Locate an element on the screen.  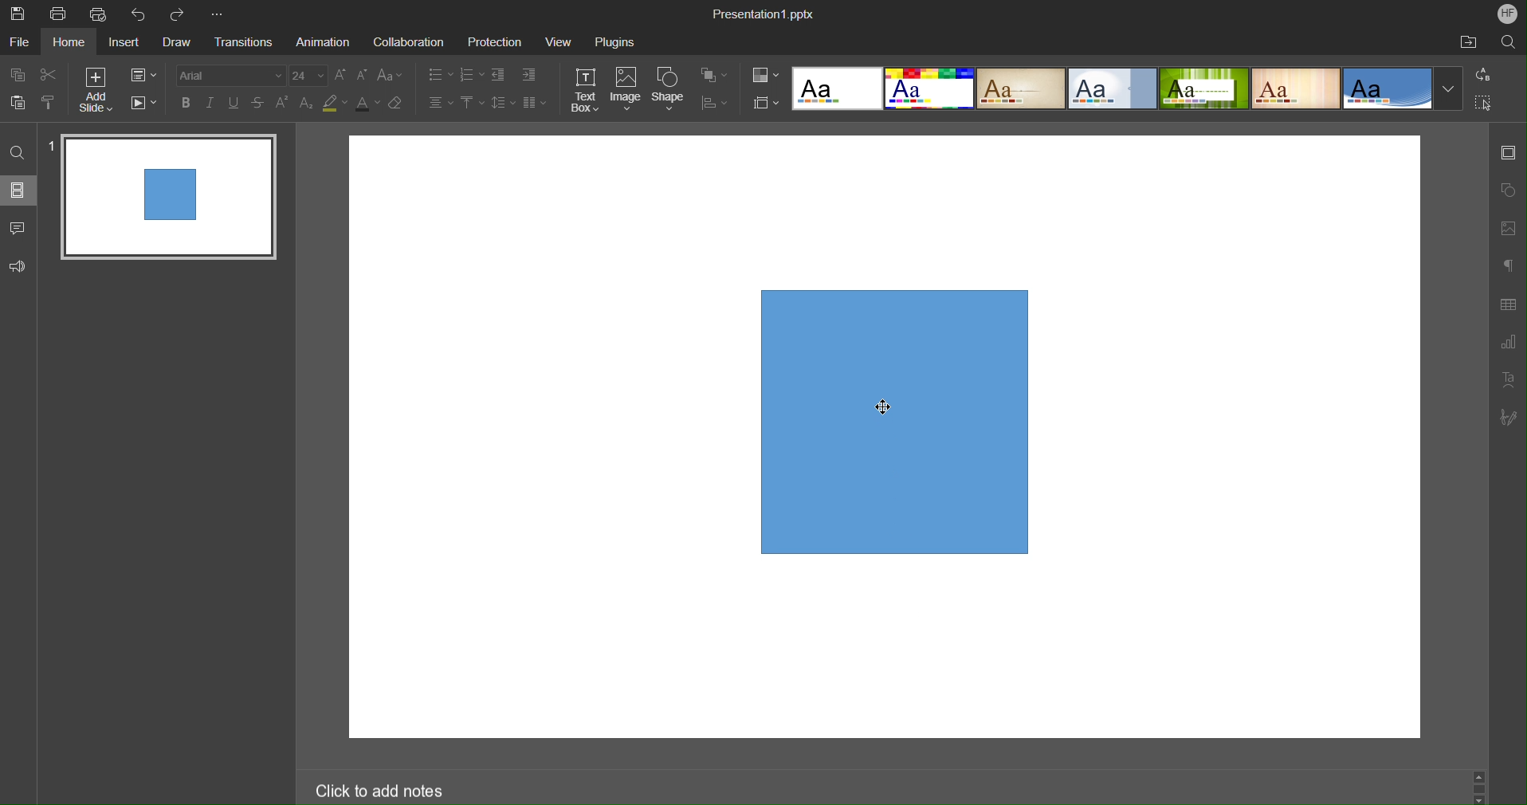
Paste is located at coordinates (16, 103).